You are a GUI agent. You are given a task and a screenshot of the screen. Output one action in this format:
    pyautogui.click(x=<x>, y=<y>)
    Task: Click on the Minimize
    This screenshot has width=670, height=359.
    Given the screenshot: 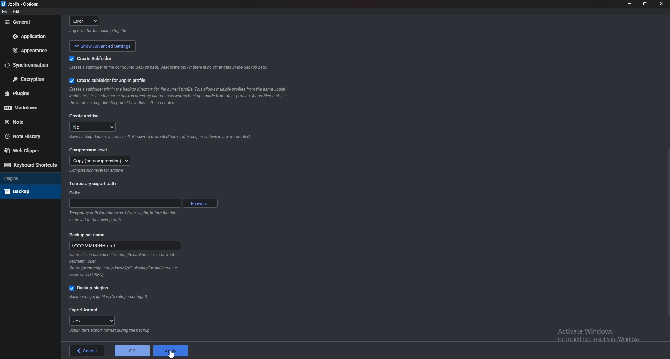 What is the action you would take?
    pyautogui.click(x=631, y=3)
    